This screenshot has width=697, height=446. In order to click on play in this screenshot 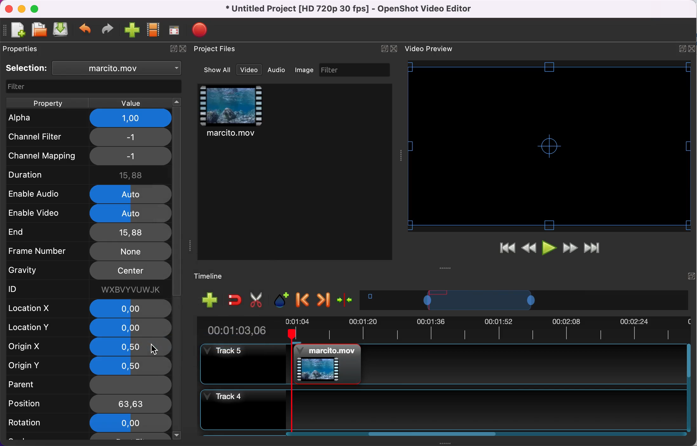, I will do `click(550, 249)`.